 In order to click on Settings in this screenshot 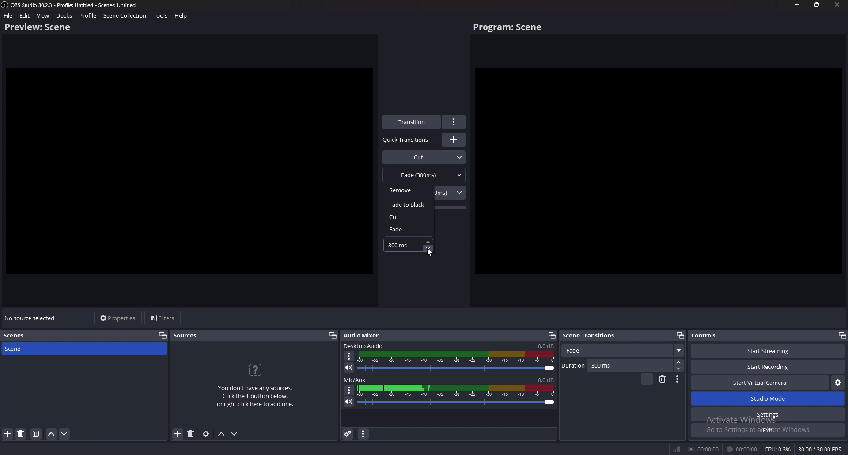, I will do `click(768, 415)`.